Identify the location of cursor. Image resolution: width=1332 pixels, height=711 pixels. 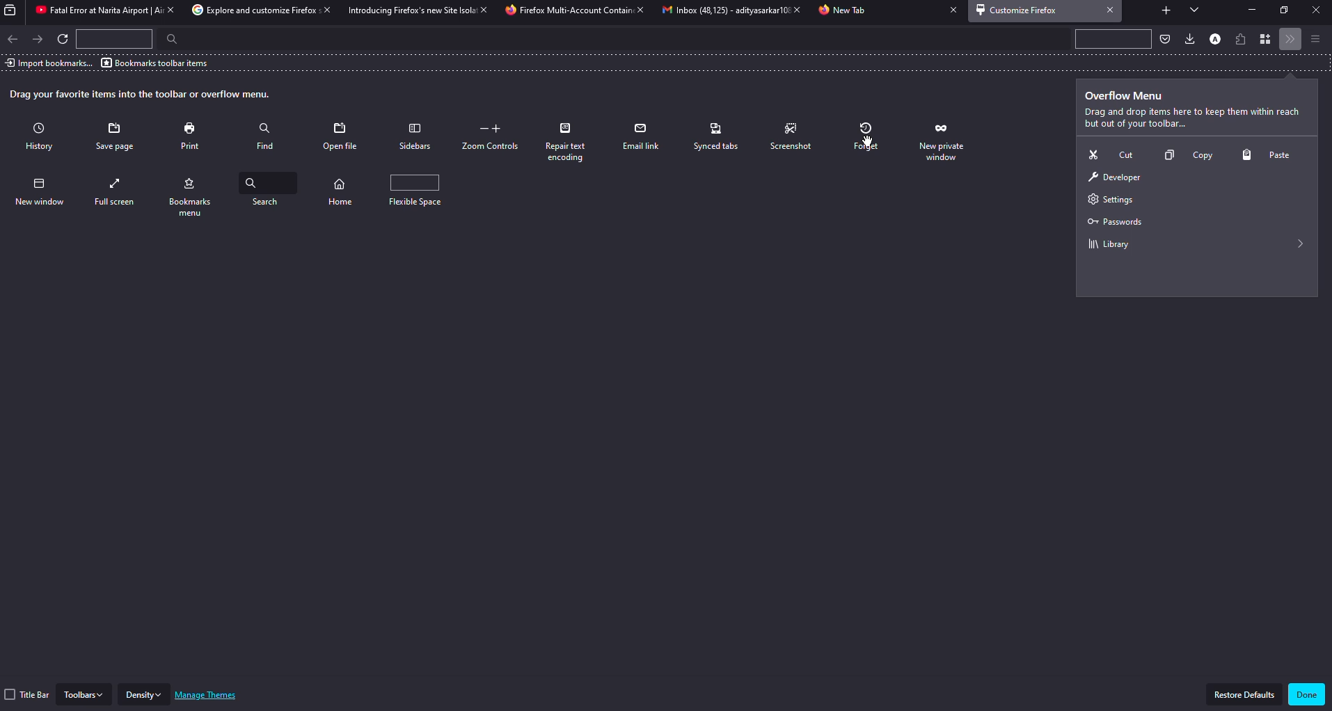
(869, 141).